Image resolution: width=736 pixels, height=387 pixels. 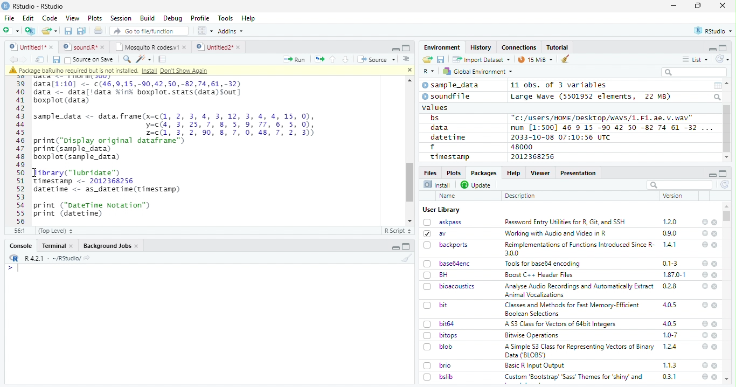 I want to click on find, so click(x=126, y=58).